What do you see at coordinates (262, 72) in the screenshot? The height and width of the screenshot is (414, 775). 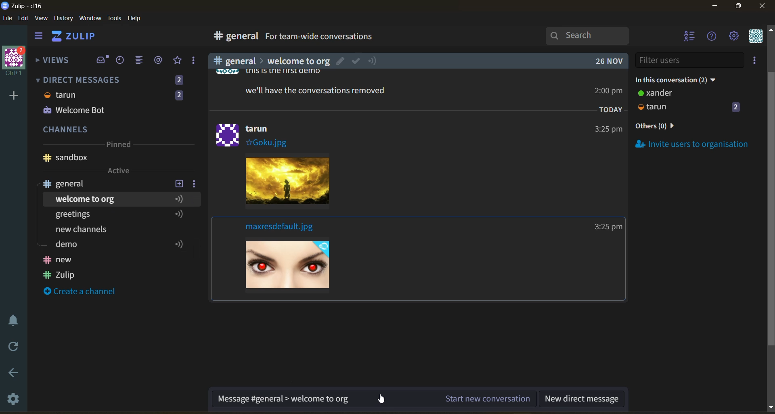 I see `` at bounding box center [262, 72].